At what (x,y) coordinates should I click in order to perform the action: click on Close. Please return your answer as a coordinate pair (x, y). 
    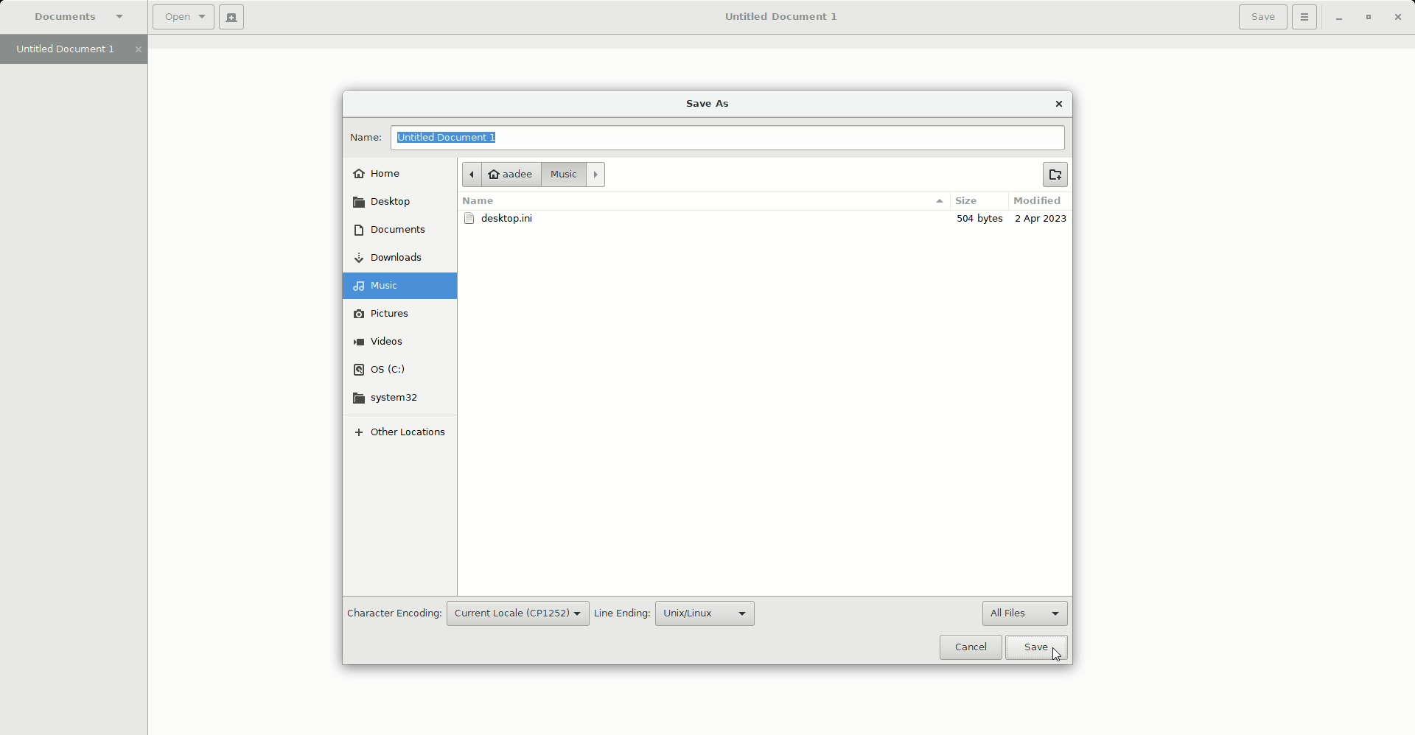
    Looking at the image, I should click on (1060, 102).